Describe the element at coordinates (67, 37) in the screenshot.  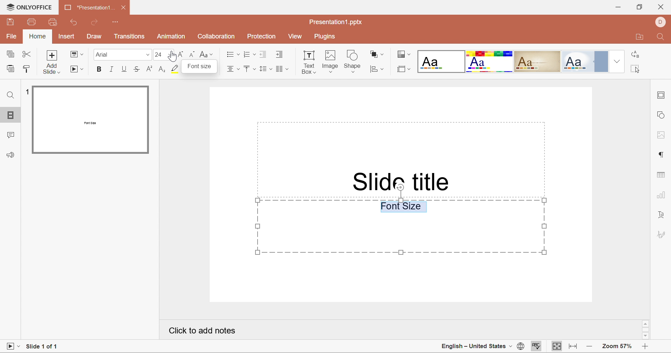
I see `Insert` at that location.